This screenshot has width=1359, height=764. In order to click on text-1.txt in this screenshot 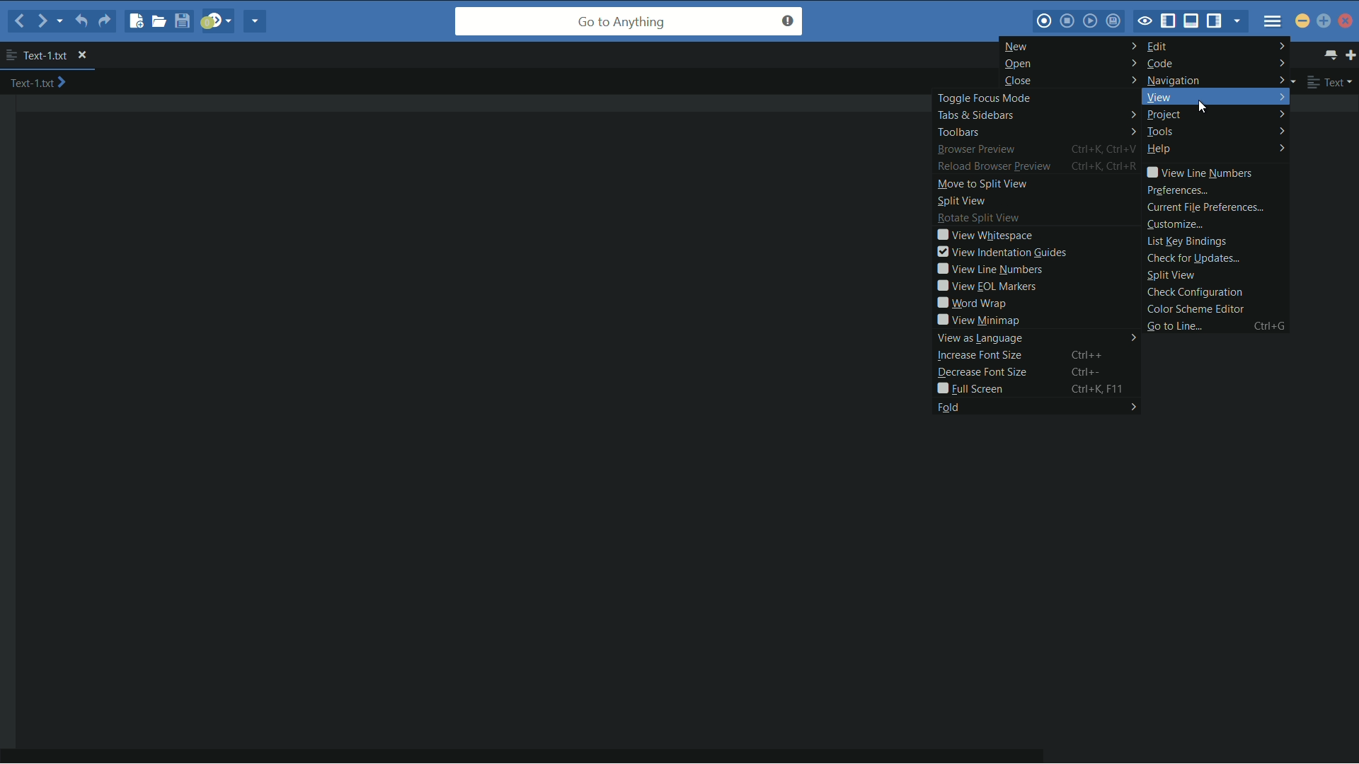, I will do `click(44, 83)`.